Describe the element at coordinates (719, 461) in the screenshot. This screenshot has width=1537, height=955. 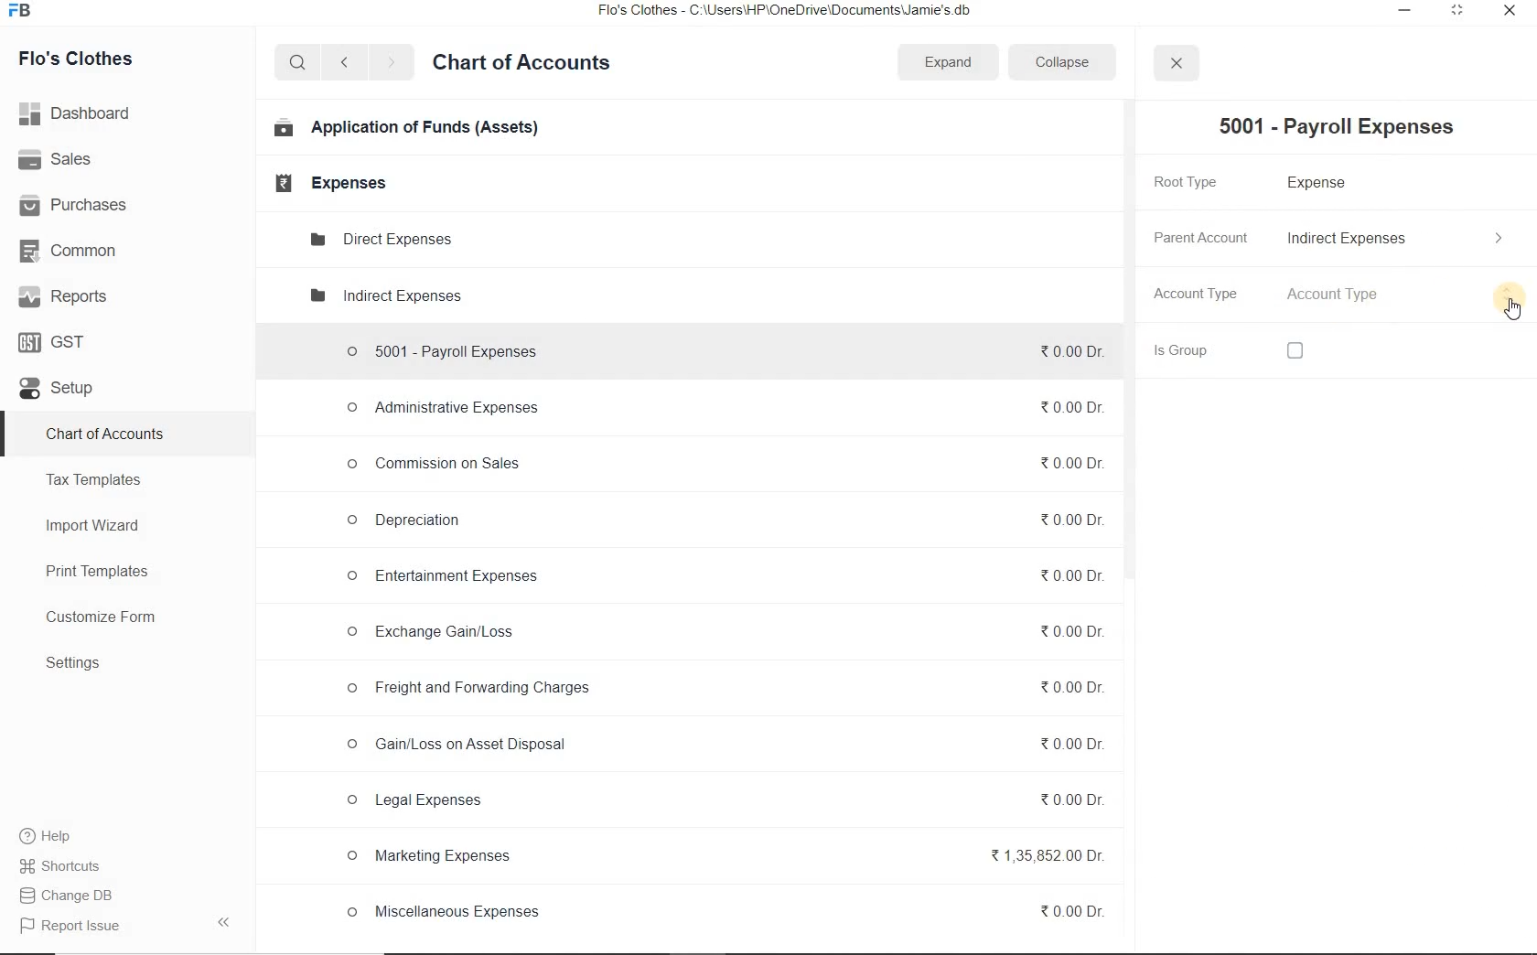
I see `oO Commission on Sales % 0.00 Dr.` at that location.